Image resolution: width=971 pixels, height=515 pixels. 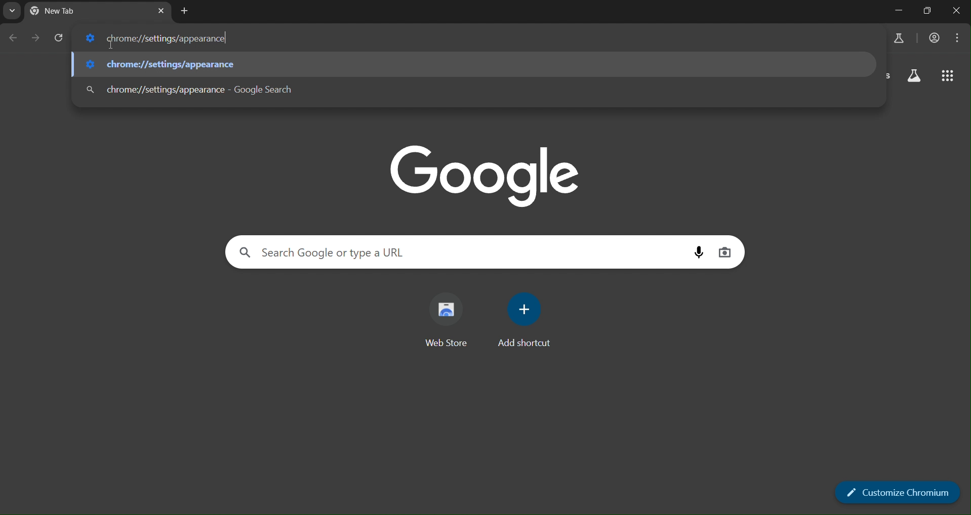 What do you see at coordinates (211, 89) in the screenshot?
I see `chrome://settings/appearance` at bounding box center [211, 89].